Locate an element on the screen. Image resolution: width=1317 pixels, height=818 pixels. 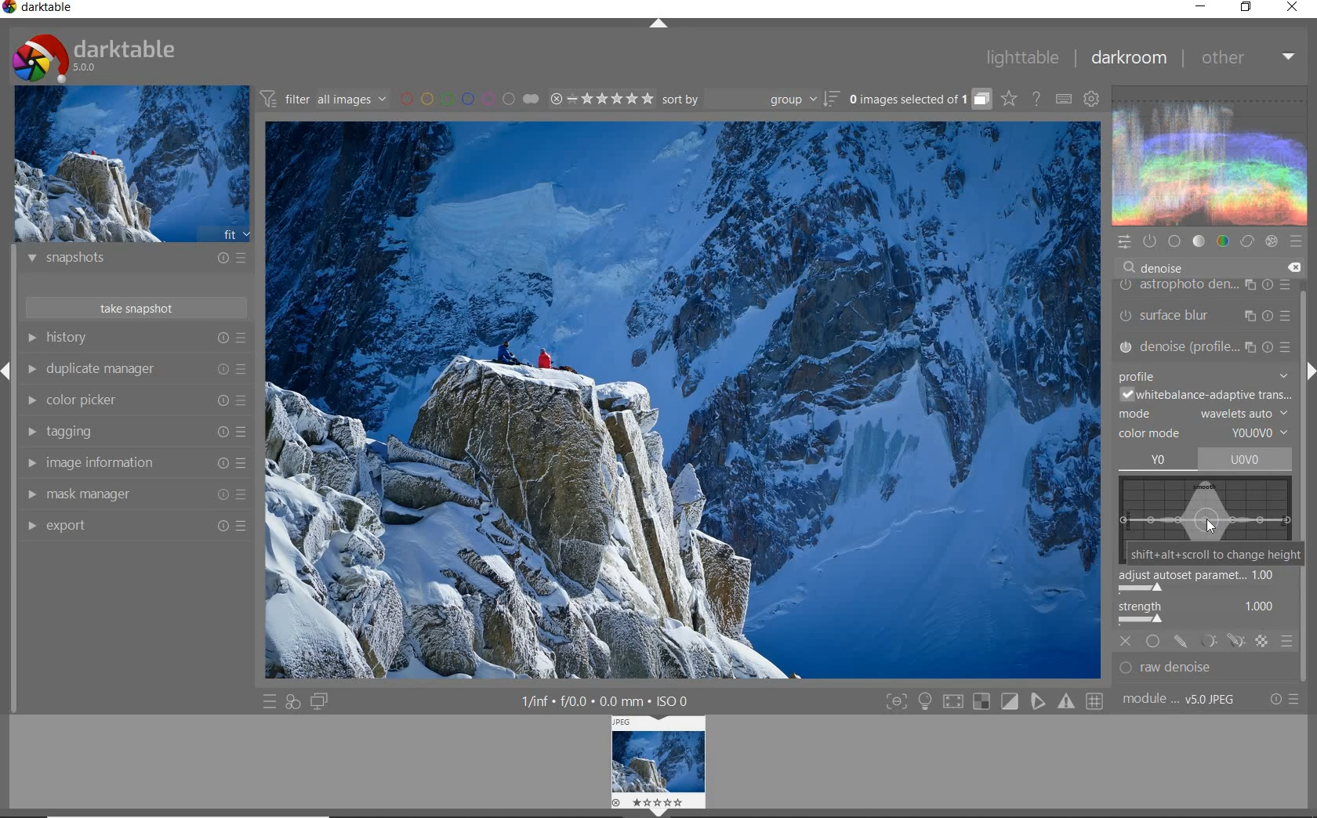
DENOISE is located at coordinates (1159, 268).